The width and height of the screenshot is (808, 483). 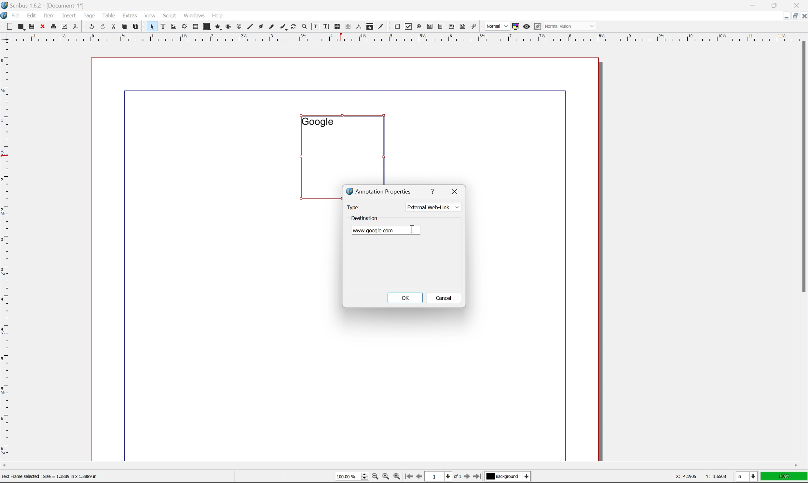 I want to click on print, so click(x=53, y=27).